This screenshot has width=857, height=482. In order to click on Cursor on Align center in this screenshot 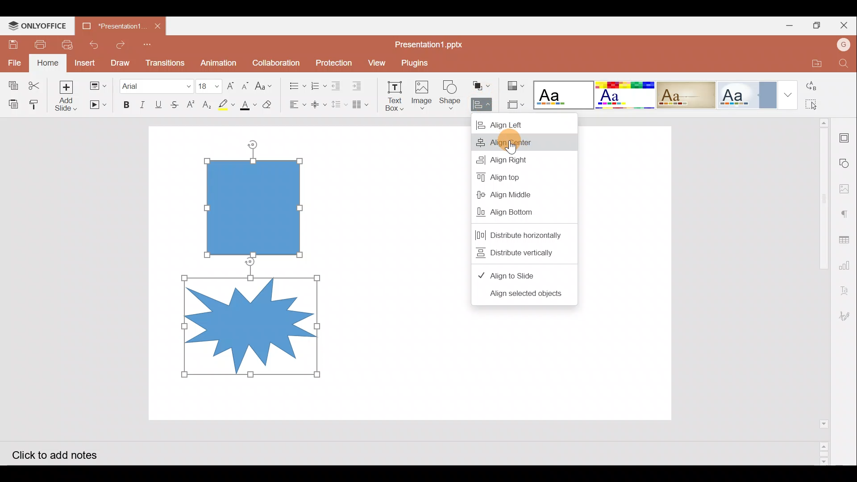, I will do `click(562, 140)`.